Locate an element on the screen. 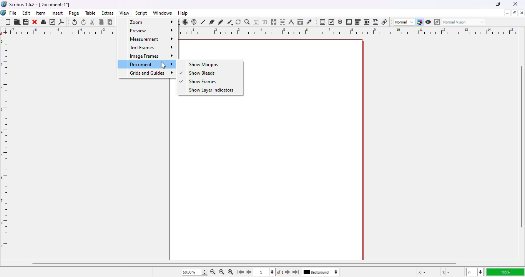 This screenshot has width=525, height=277. zoom in by the stepping value in tools preferences is located at coordinates (230, 272).